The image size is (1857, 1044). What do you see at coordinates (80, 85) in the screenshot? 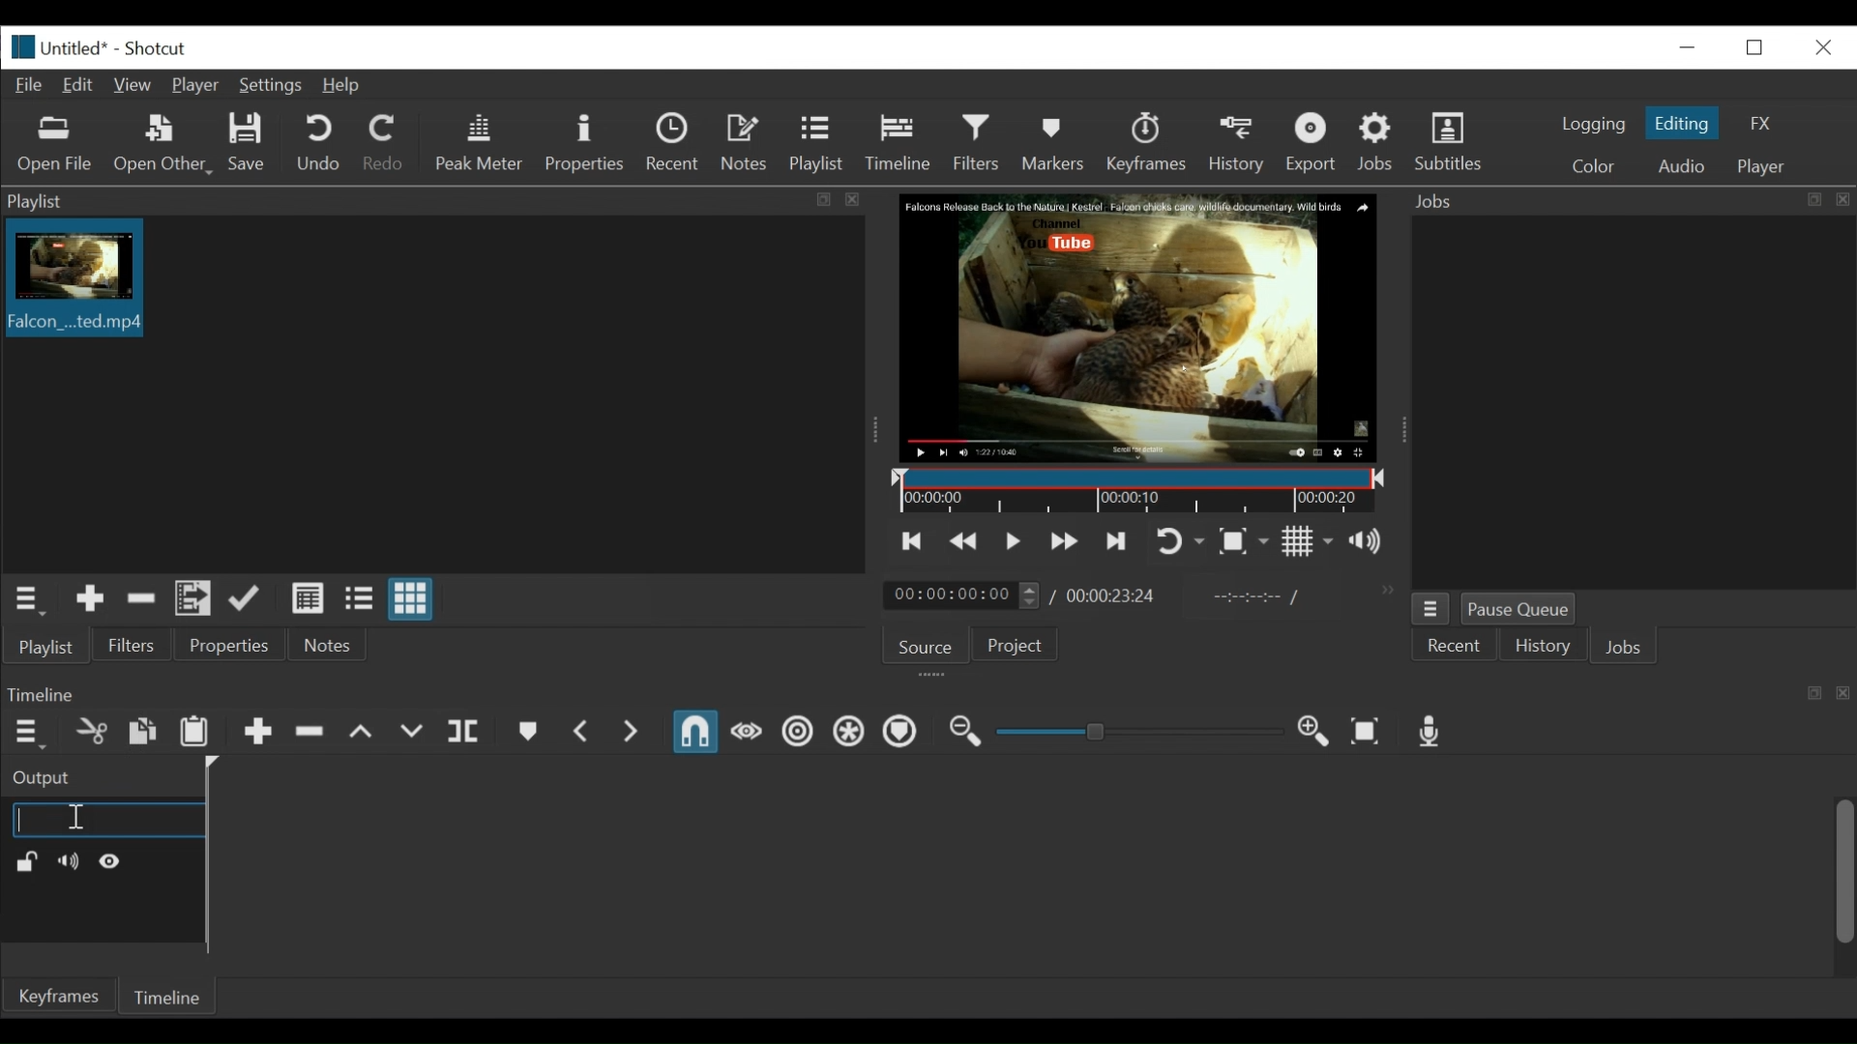
I see `Edit` at bounding box center [80, 85].